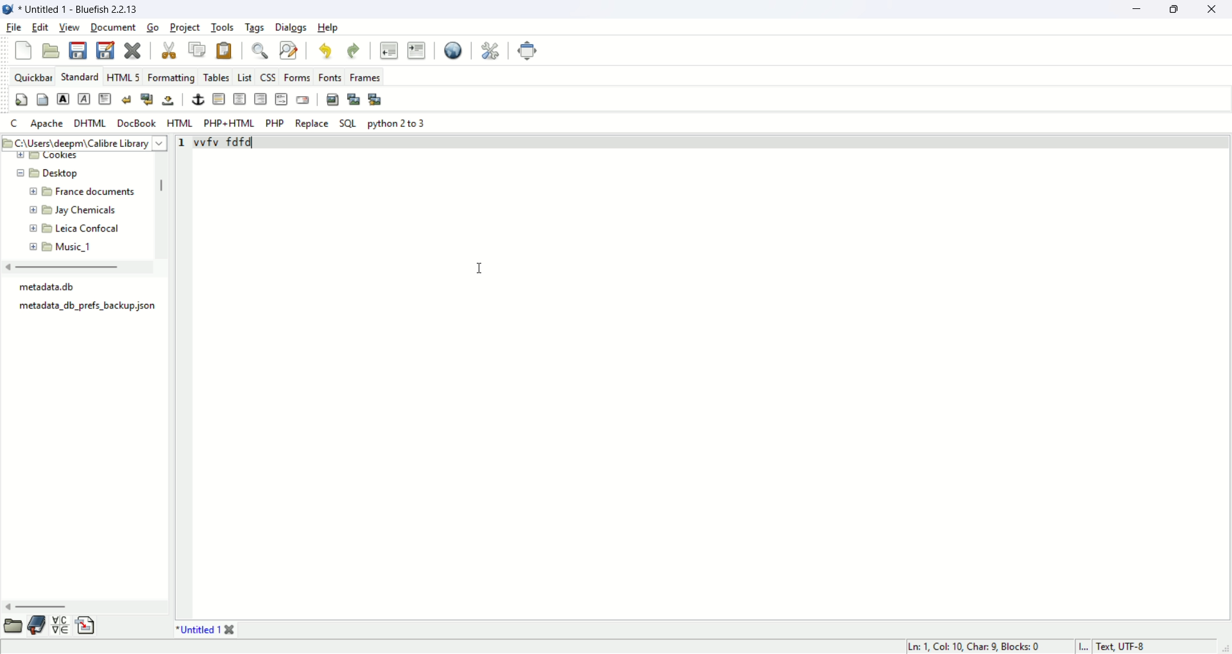 This screenshot has height=654, width=1232. I want to click on undo, so click(325, 50).